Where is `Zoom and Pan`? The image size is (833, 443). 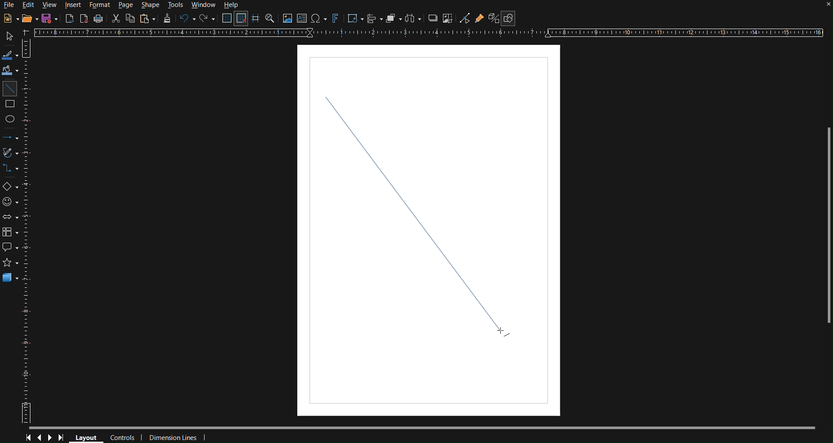 Zoom and Pan is located at coordinates (270, 18).